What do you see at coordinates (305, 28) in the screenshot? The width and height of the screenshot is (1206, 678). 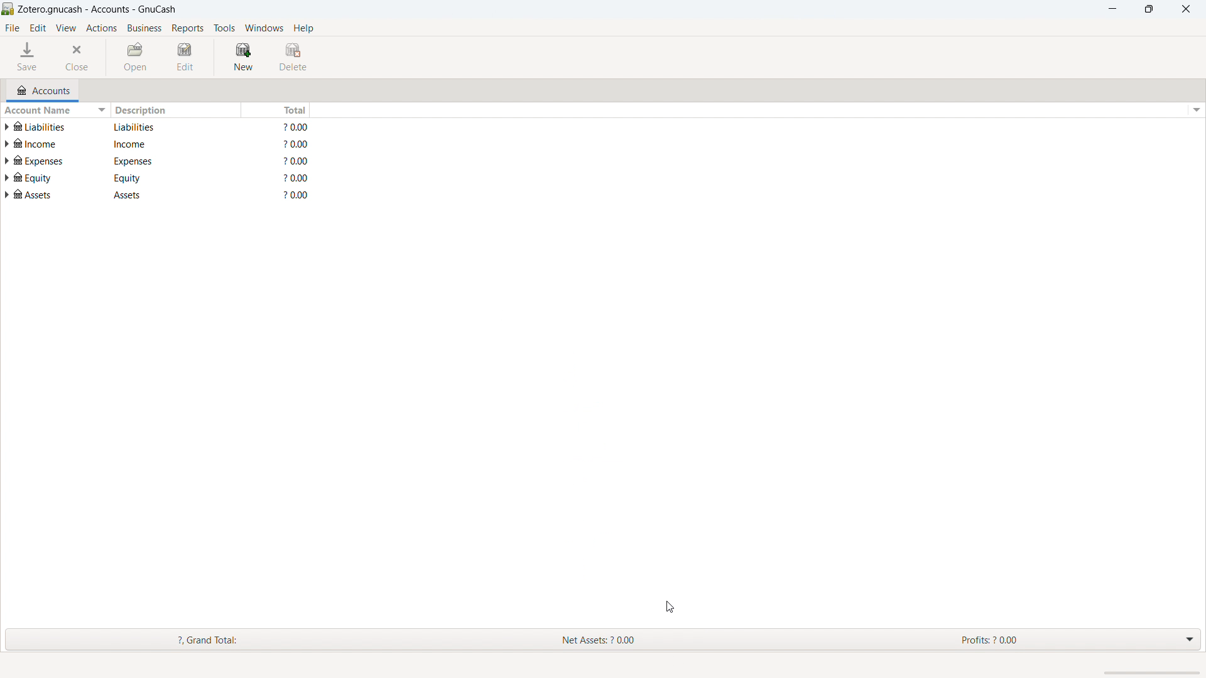 I see `help` at bounding box center [305, 28].